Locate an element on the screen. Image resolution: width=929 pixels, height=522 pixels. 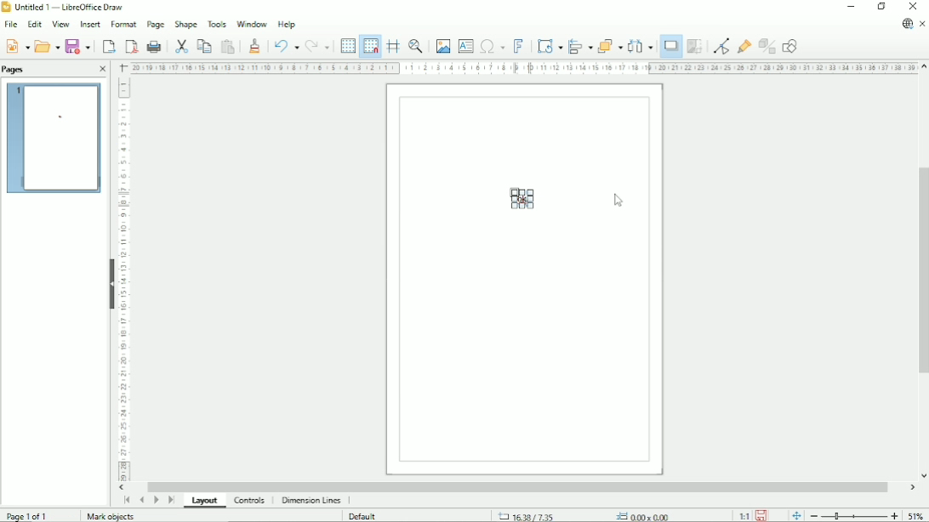
Horizontal scroll button is located at coordinates (911, 487).